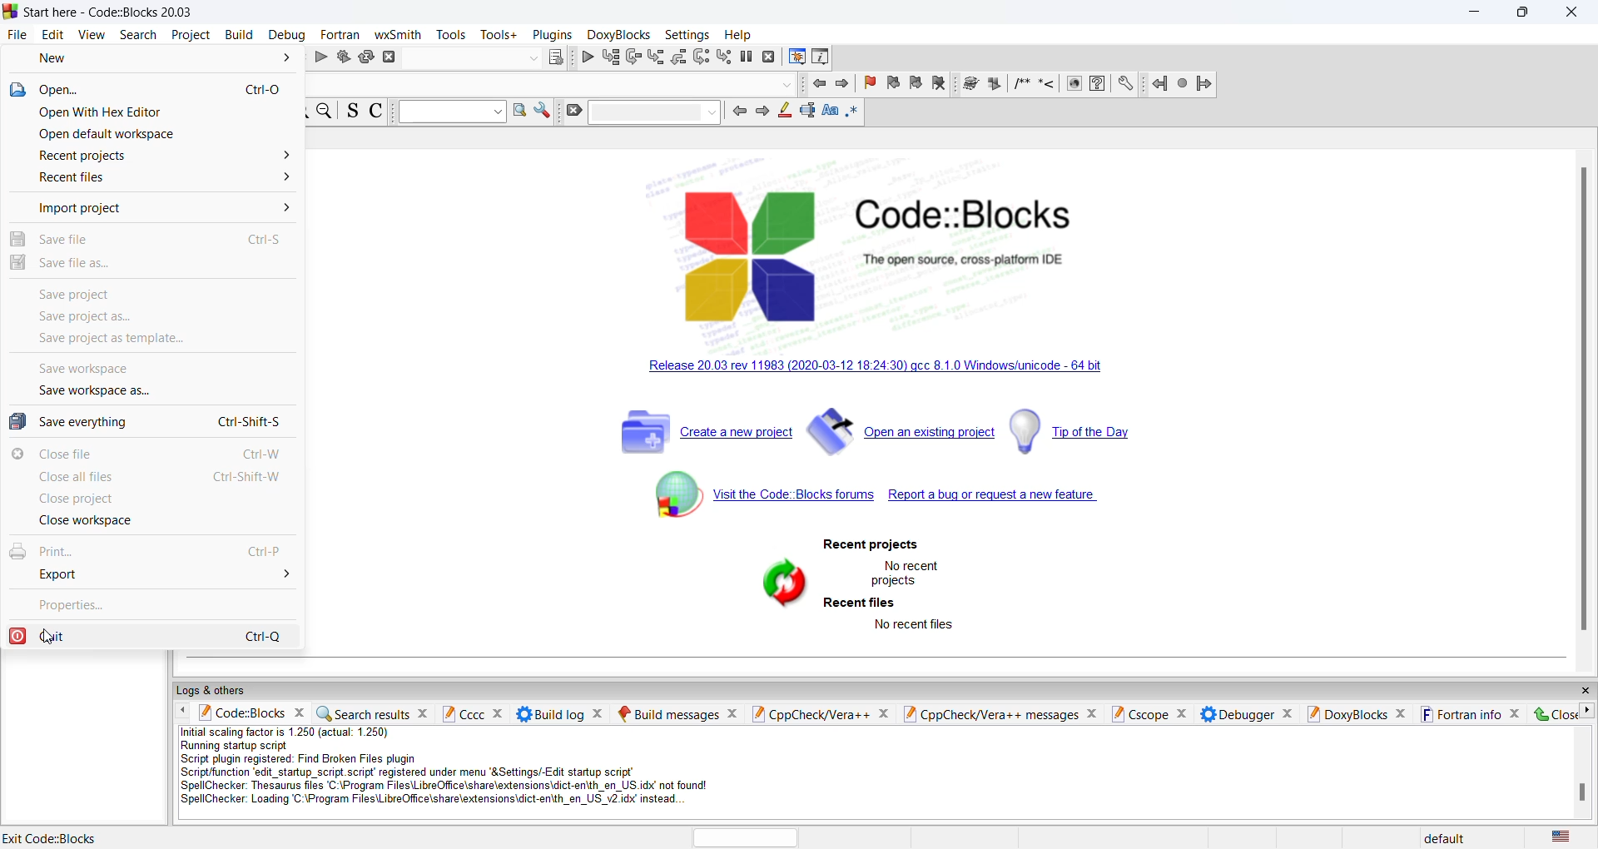 The image size is (1598, 849). Describe the element at coordinates (189, 35) in the screenshot. I see `project` at that location.